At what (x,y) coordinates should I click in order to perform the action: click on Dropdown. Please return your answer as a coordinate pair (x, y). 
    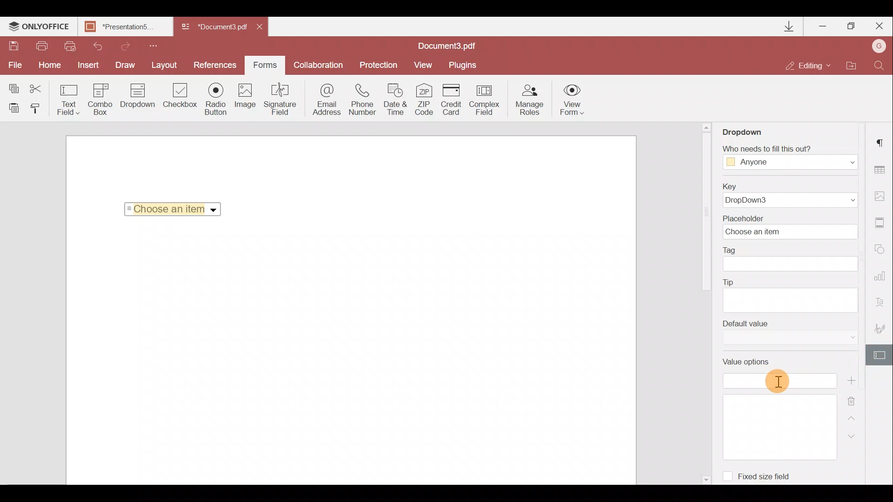
    Looking at the image, I should click on (746, 131).